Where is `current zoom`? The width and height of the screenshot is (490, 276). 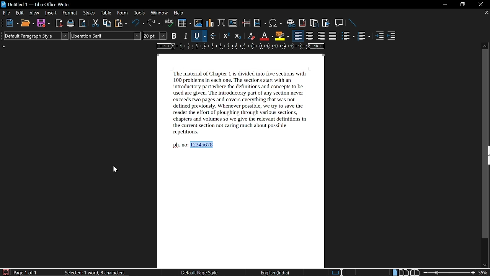 current zoom is located at coordinates (484, 273).